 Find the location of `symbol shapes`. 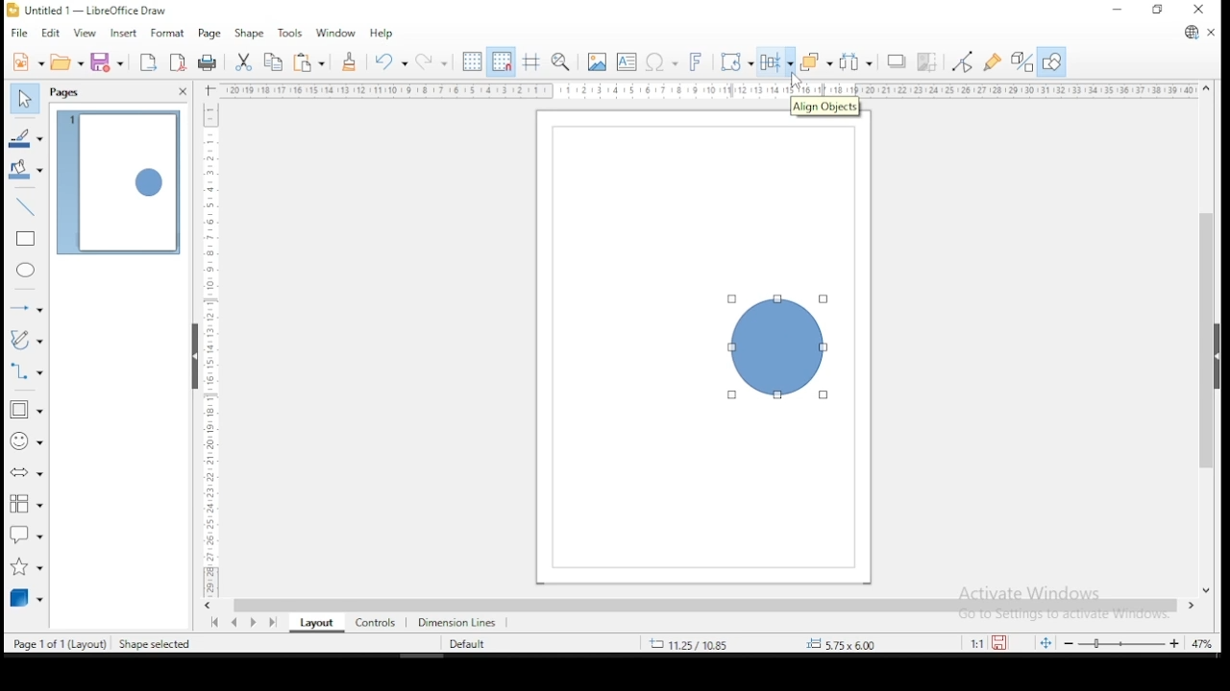

symbol shapes is located at coordinates (26, 441).